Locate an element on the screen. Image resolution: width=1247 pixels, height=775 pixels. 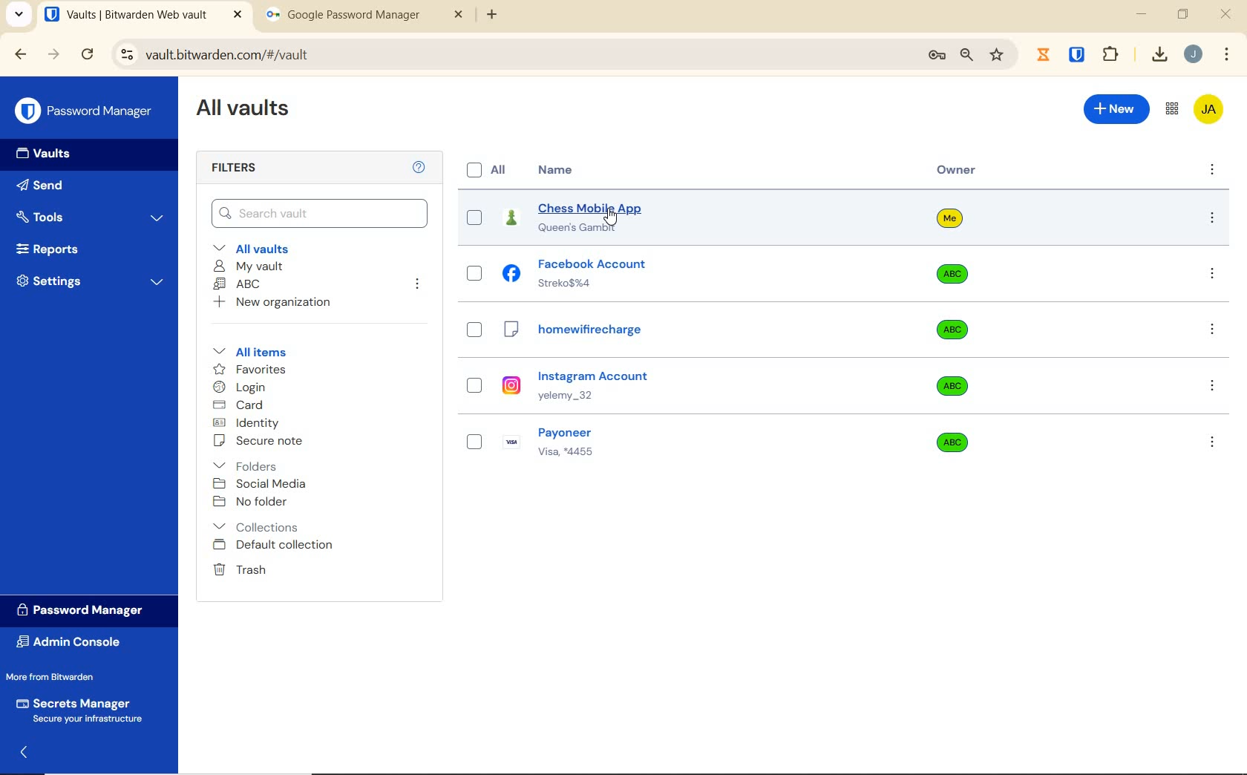
social media is located at coordinates (261, 484).